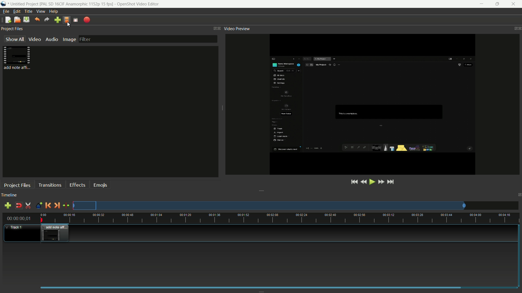 This screenshot has height=293, width=522. I want to click on import file, so click(57, 20).